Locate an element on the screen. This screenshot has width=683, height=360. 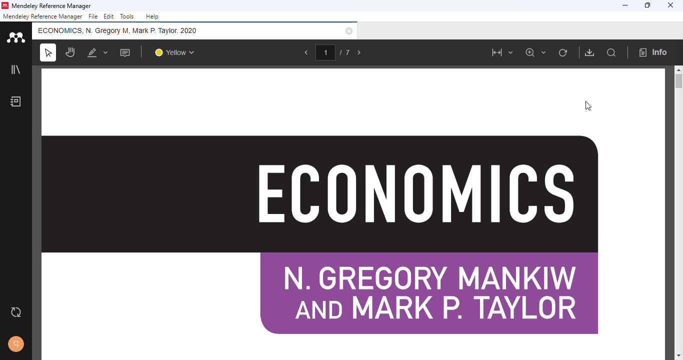
cancel/remove is located at coordinates (349, 31).